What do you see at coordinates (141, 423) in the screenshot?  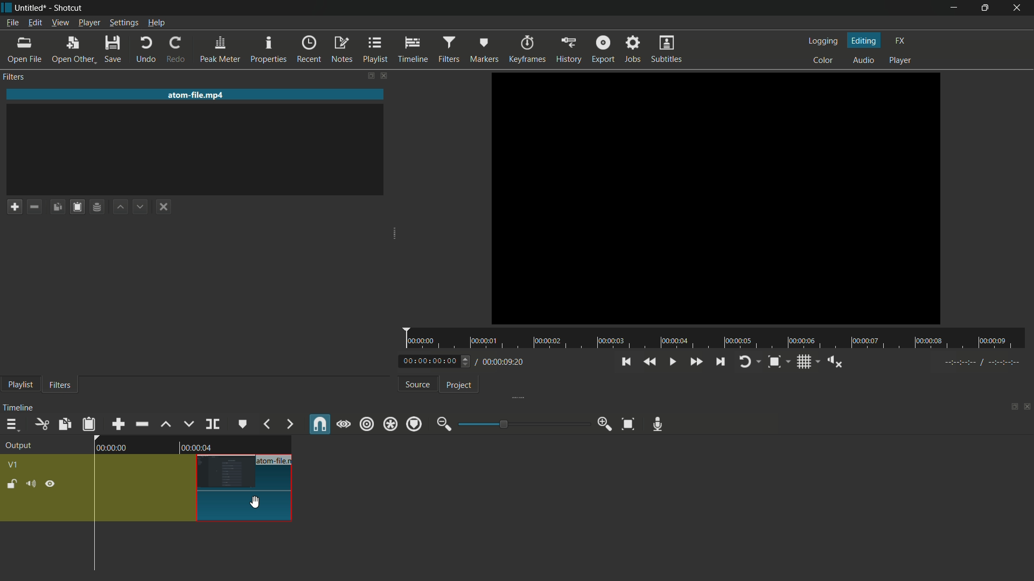 I see `ripple delete` at bounding box center [141, 423].